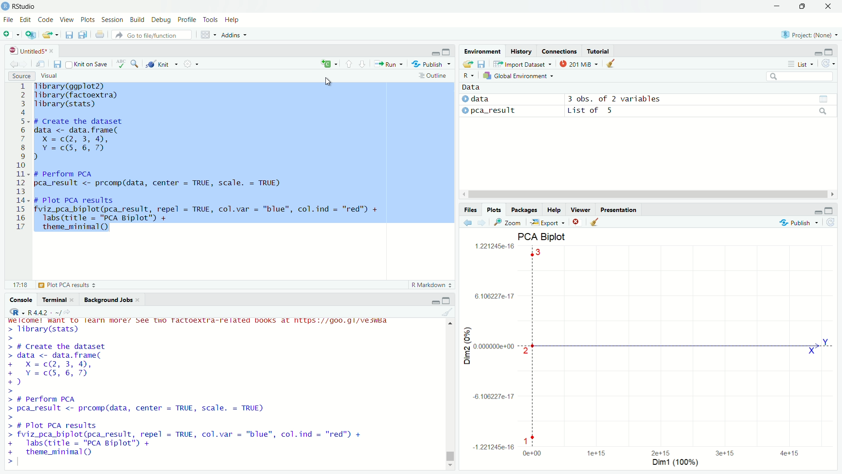  Describe the element at coordinates (491, 112) in the screenshot. I see `pca result` at that location.